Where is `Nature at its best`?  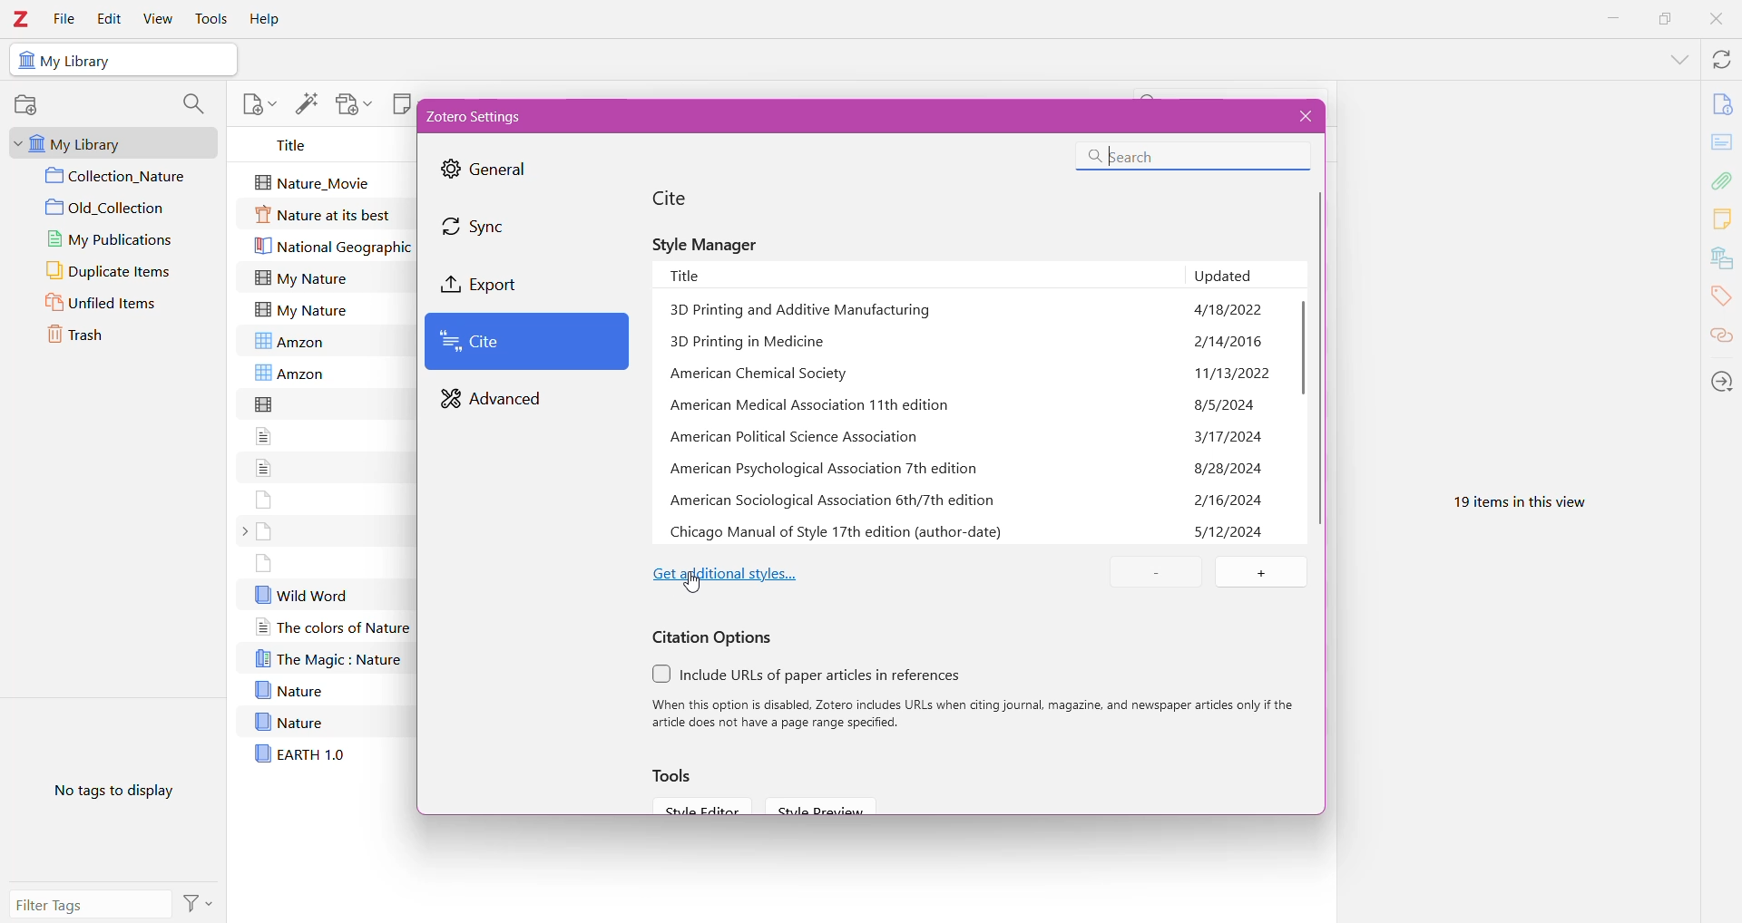 Nature at its best is located at coordinates (326, 216).